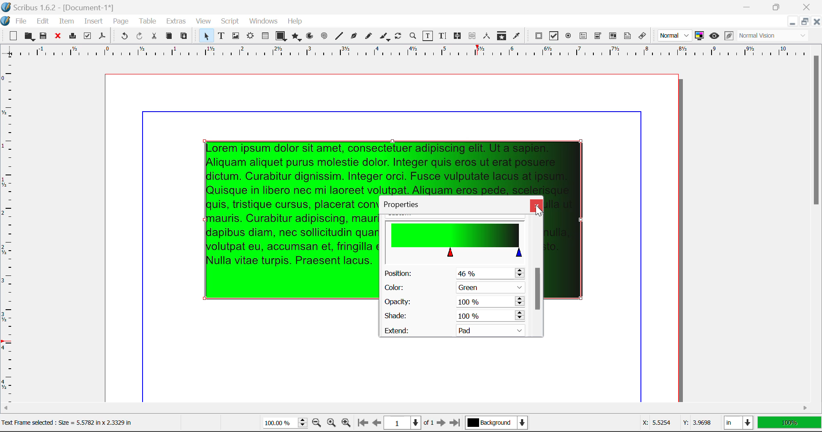 The height and width of the screenshot is (432, 822). What do you see at coordinates (817, 223) in the screenshot?
I see `Scroll Bar` at bounding box center [817, 223].